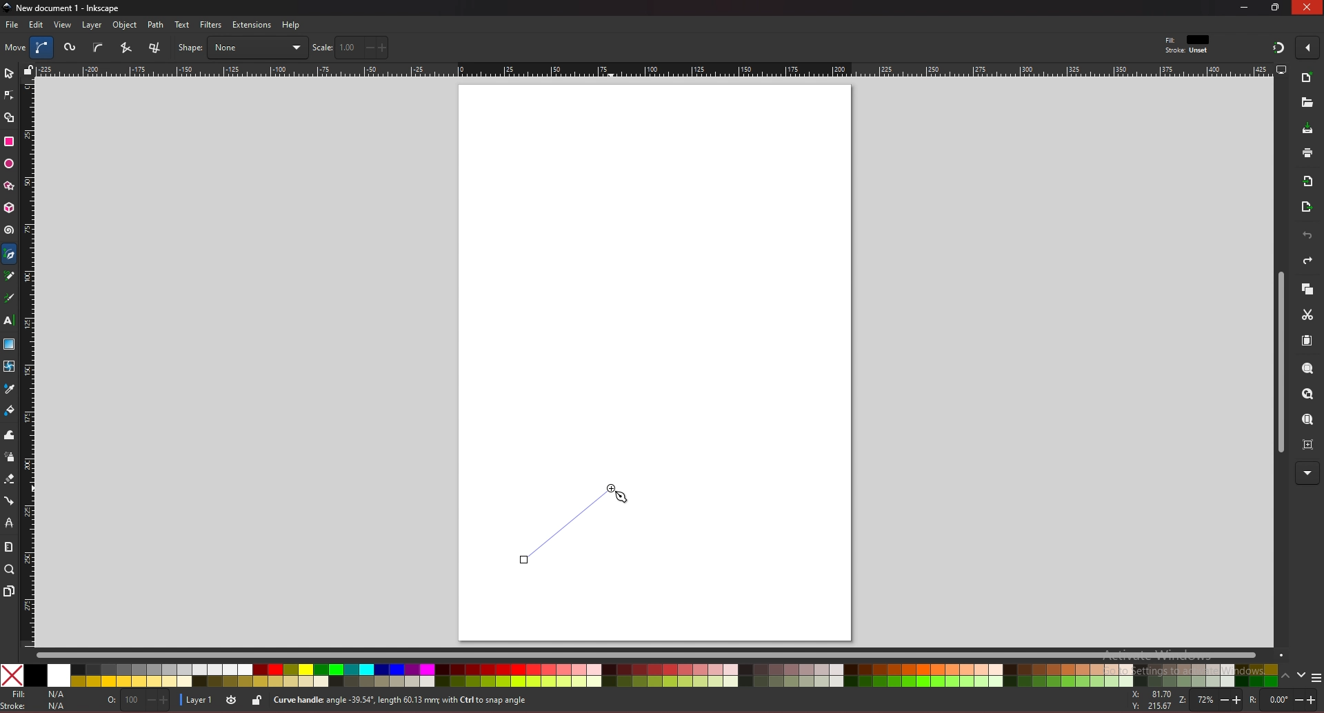 Image resolution: width=1324 pixels, height=713 pixels. Describe the element at coordinates (8, 321) in the screenshot. I see `text` at that location.